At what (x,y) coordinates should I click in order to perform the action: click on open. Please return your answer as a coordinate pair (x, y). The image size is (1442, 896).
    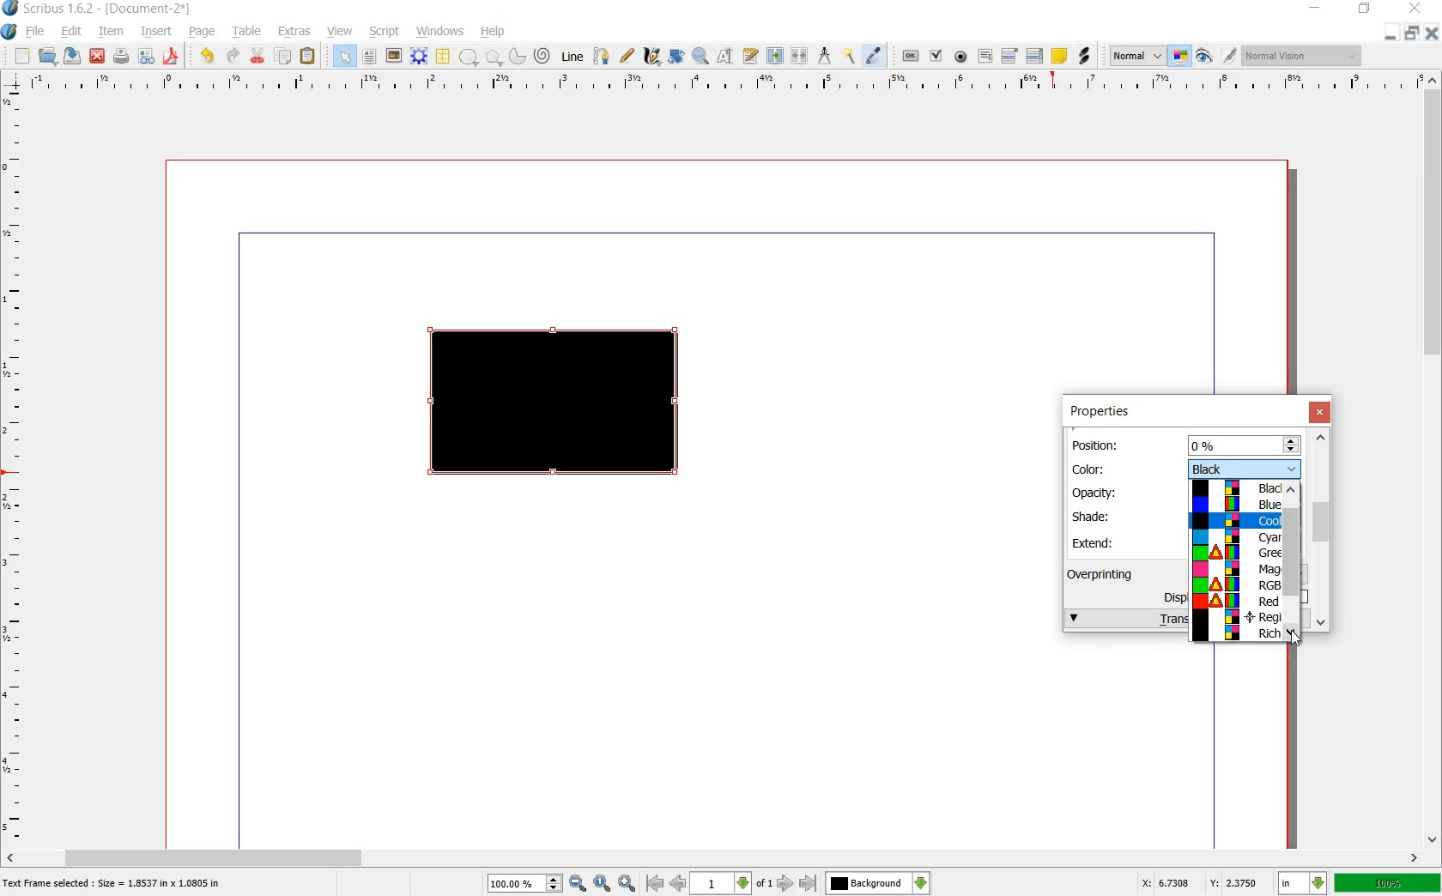
    Looking at the image, I should click on (50, 57).